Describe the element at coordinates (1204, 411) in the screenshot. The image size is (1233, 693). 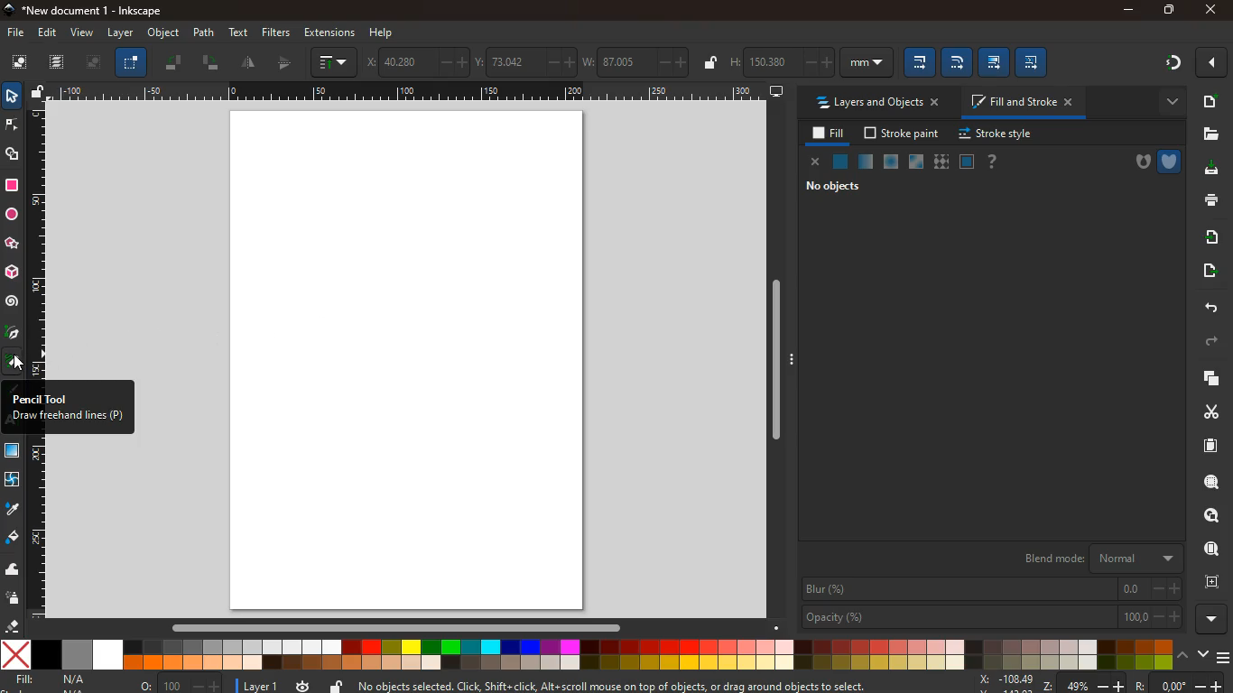
I see `cut` at that location.